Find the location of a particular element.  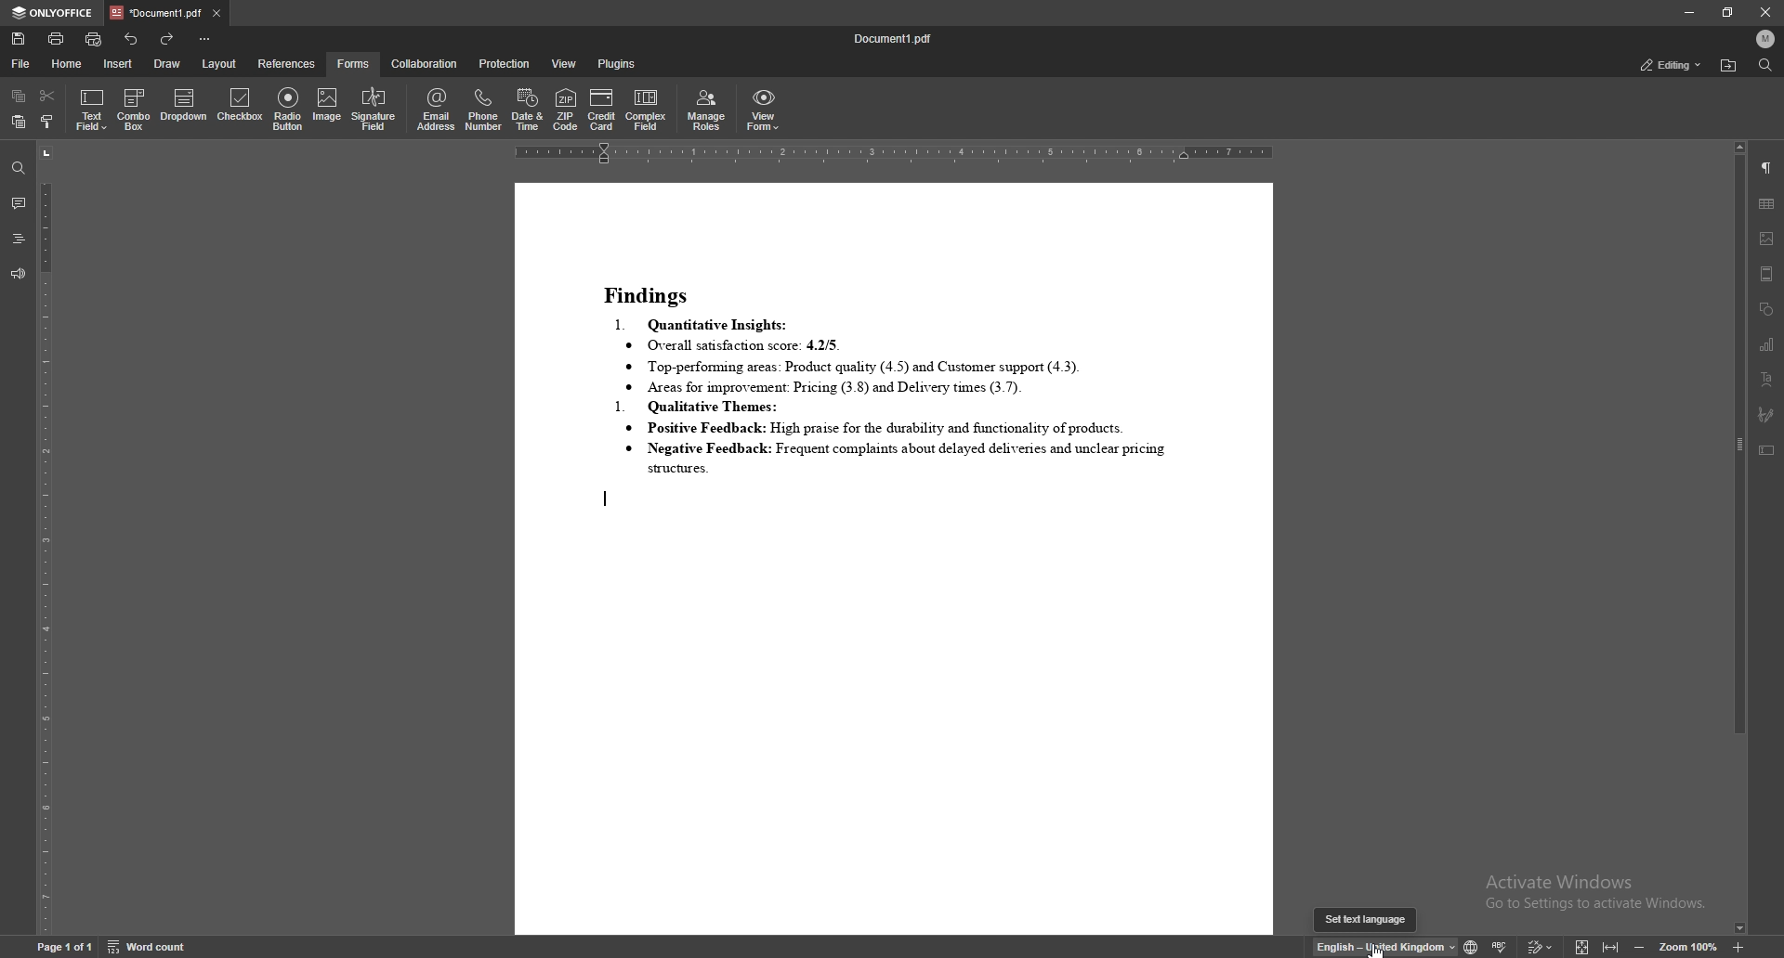

headings is located at coordinates (18, 239).